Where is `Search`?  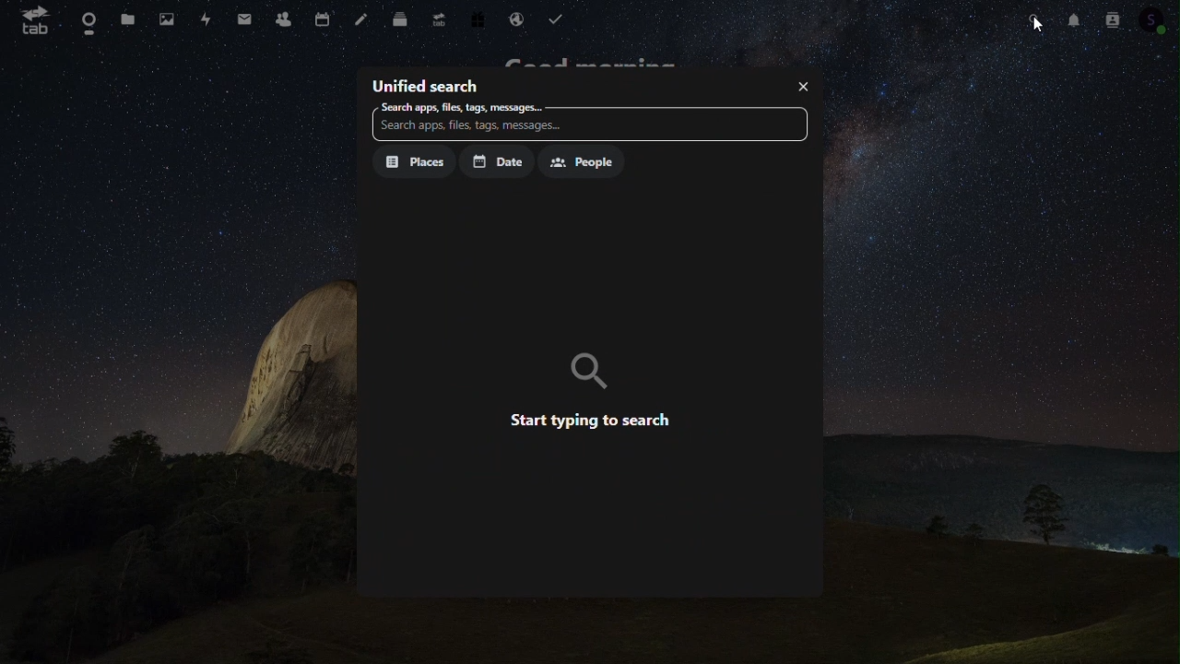 Search is located at coordinates (461, 107).